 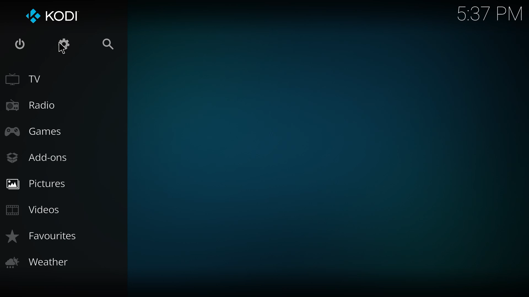 What do you see at coordinates (39, 158) in the screenshot?
I see `add-ons` at bounding box center [39, 158].